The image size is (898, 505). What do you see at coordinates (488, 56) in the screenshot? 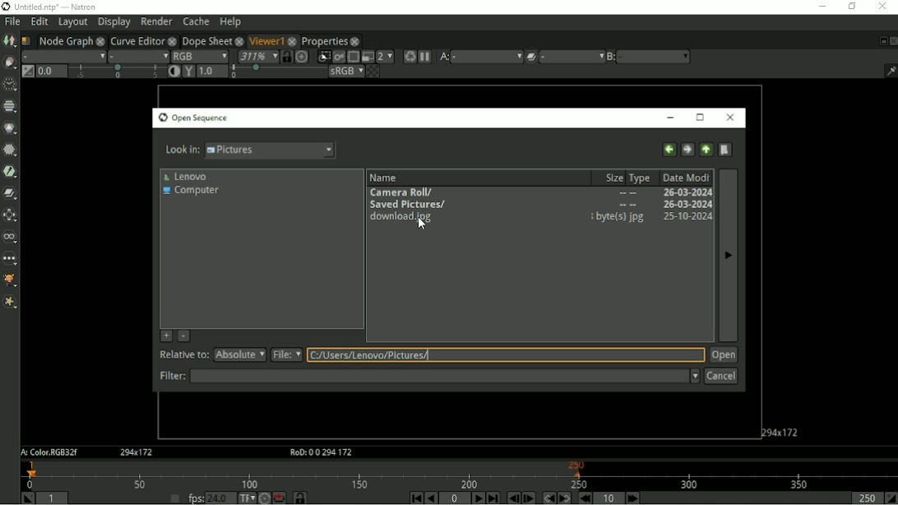
I see `a menu` at bounding box center [488, 56].